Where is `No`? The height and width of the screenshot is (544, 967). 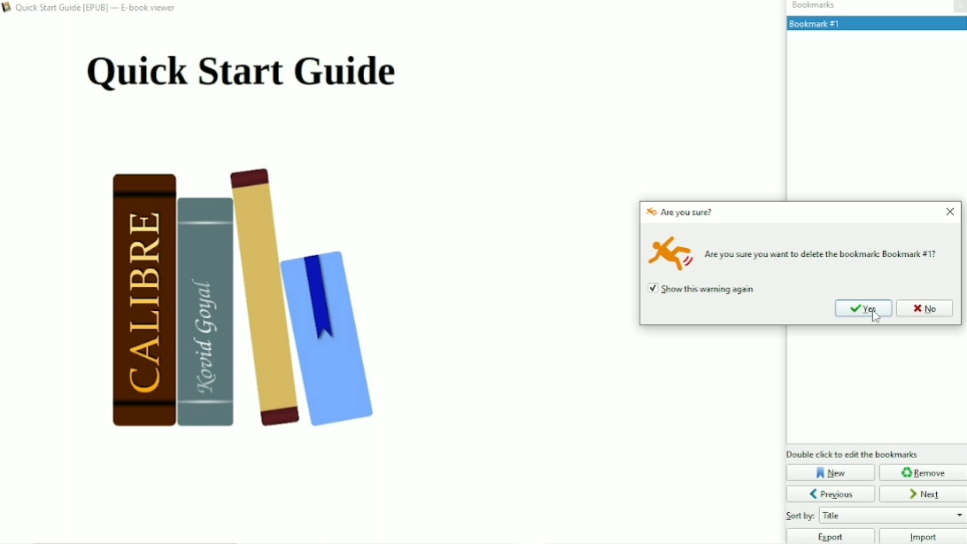 No is located at coordinates (926, 307).